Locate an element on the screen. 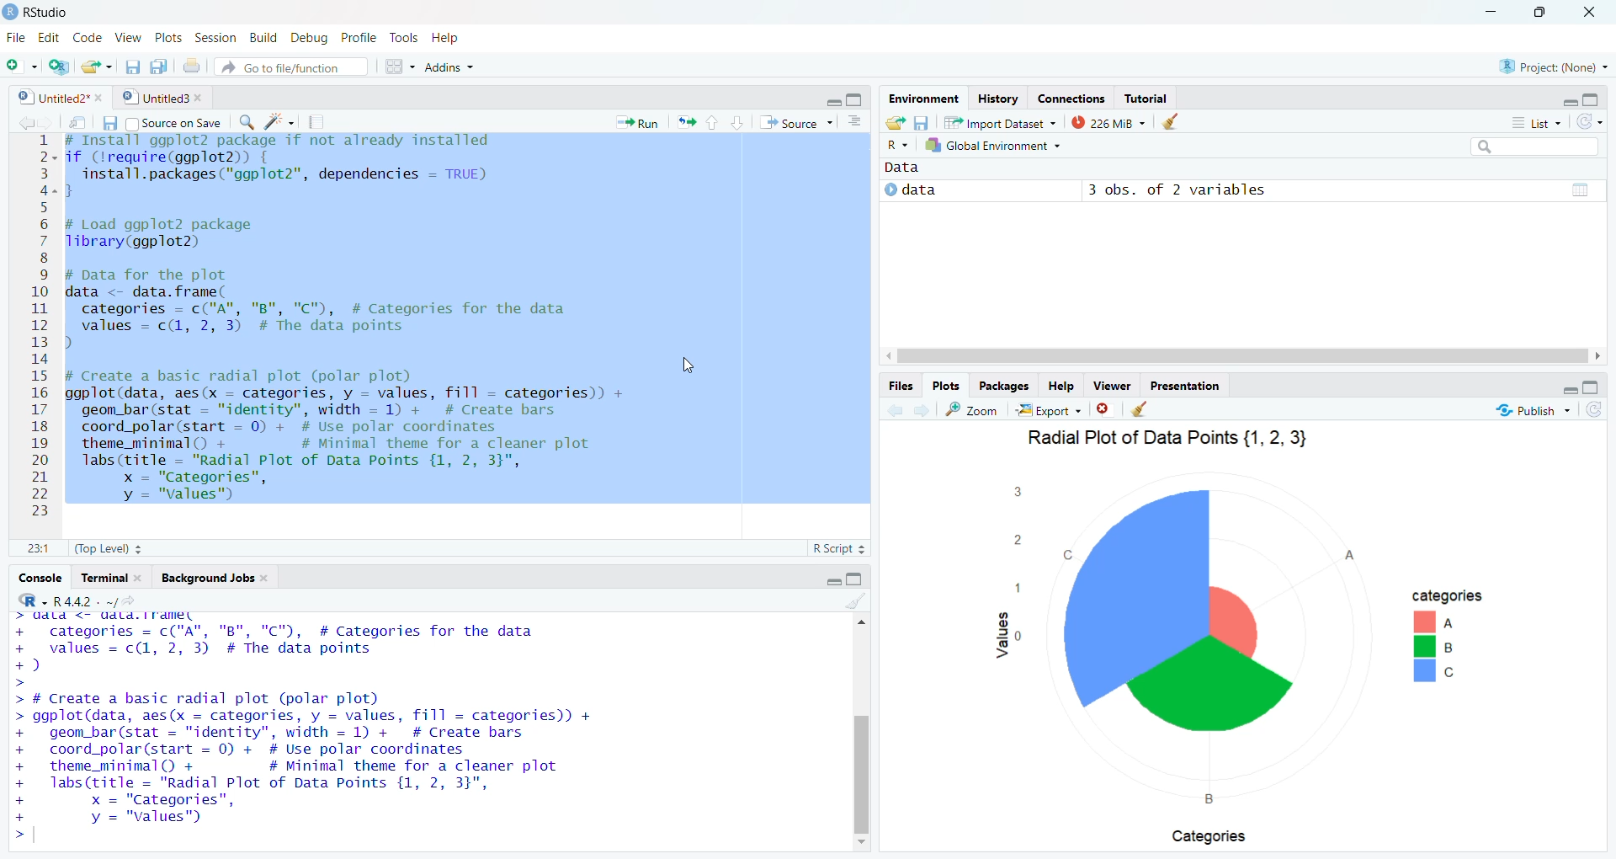 This screenshot has width=1616, height=859. R442. ~/ is located at coordinates (84, 602).